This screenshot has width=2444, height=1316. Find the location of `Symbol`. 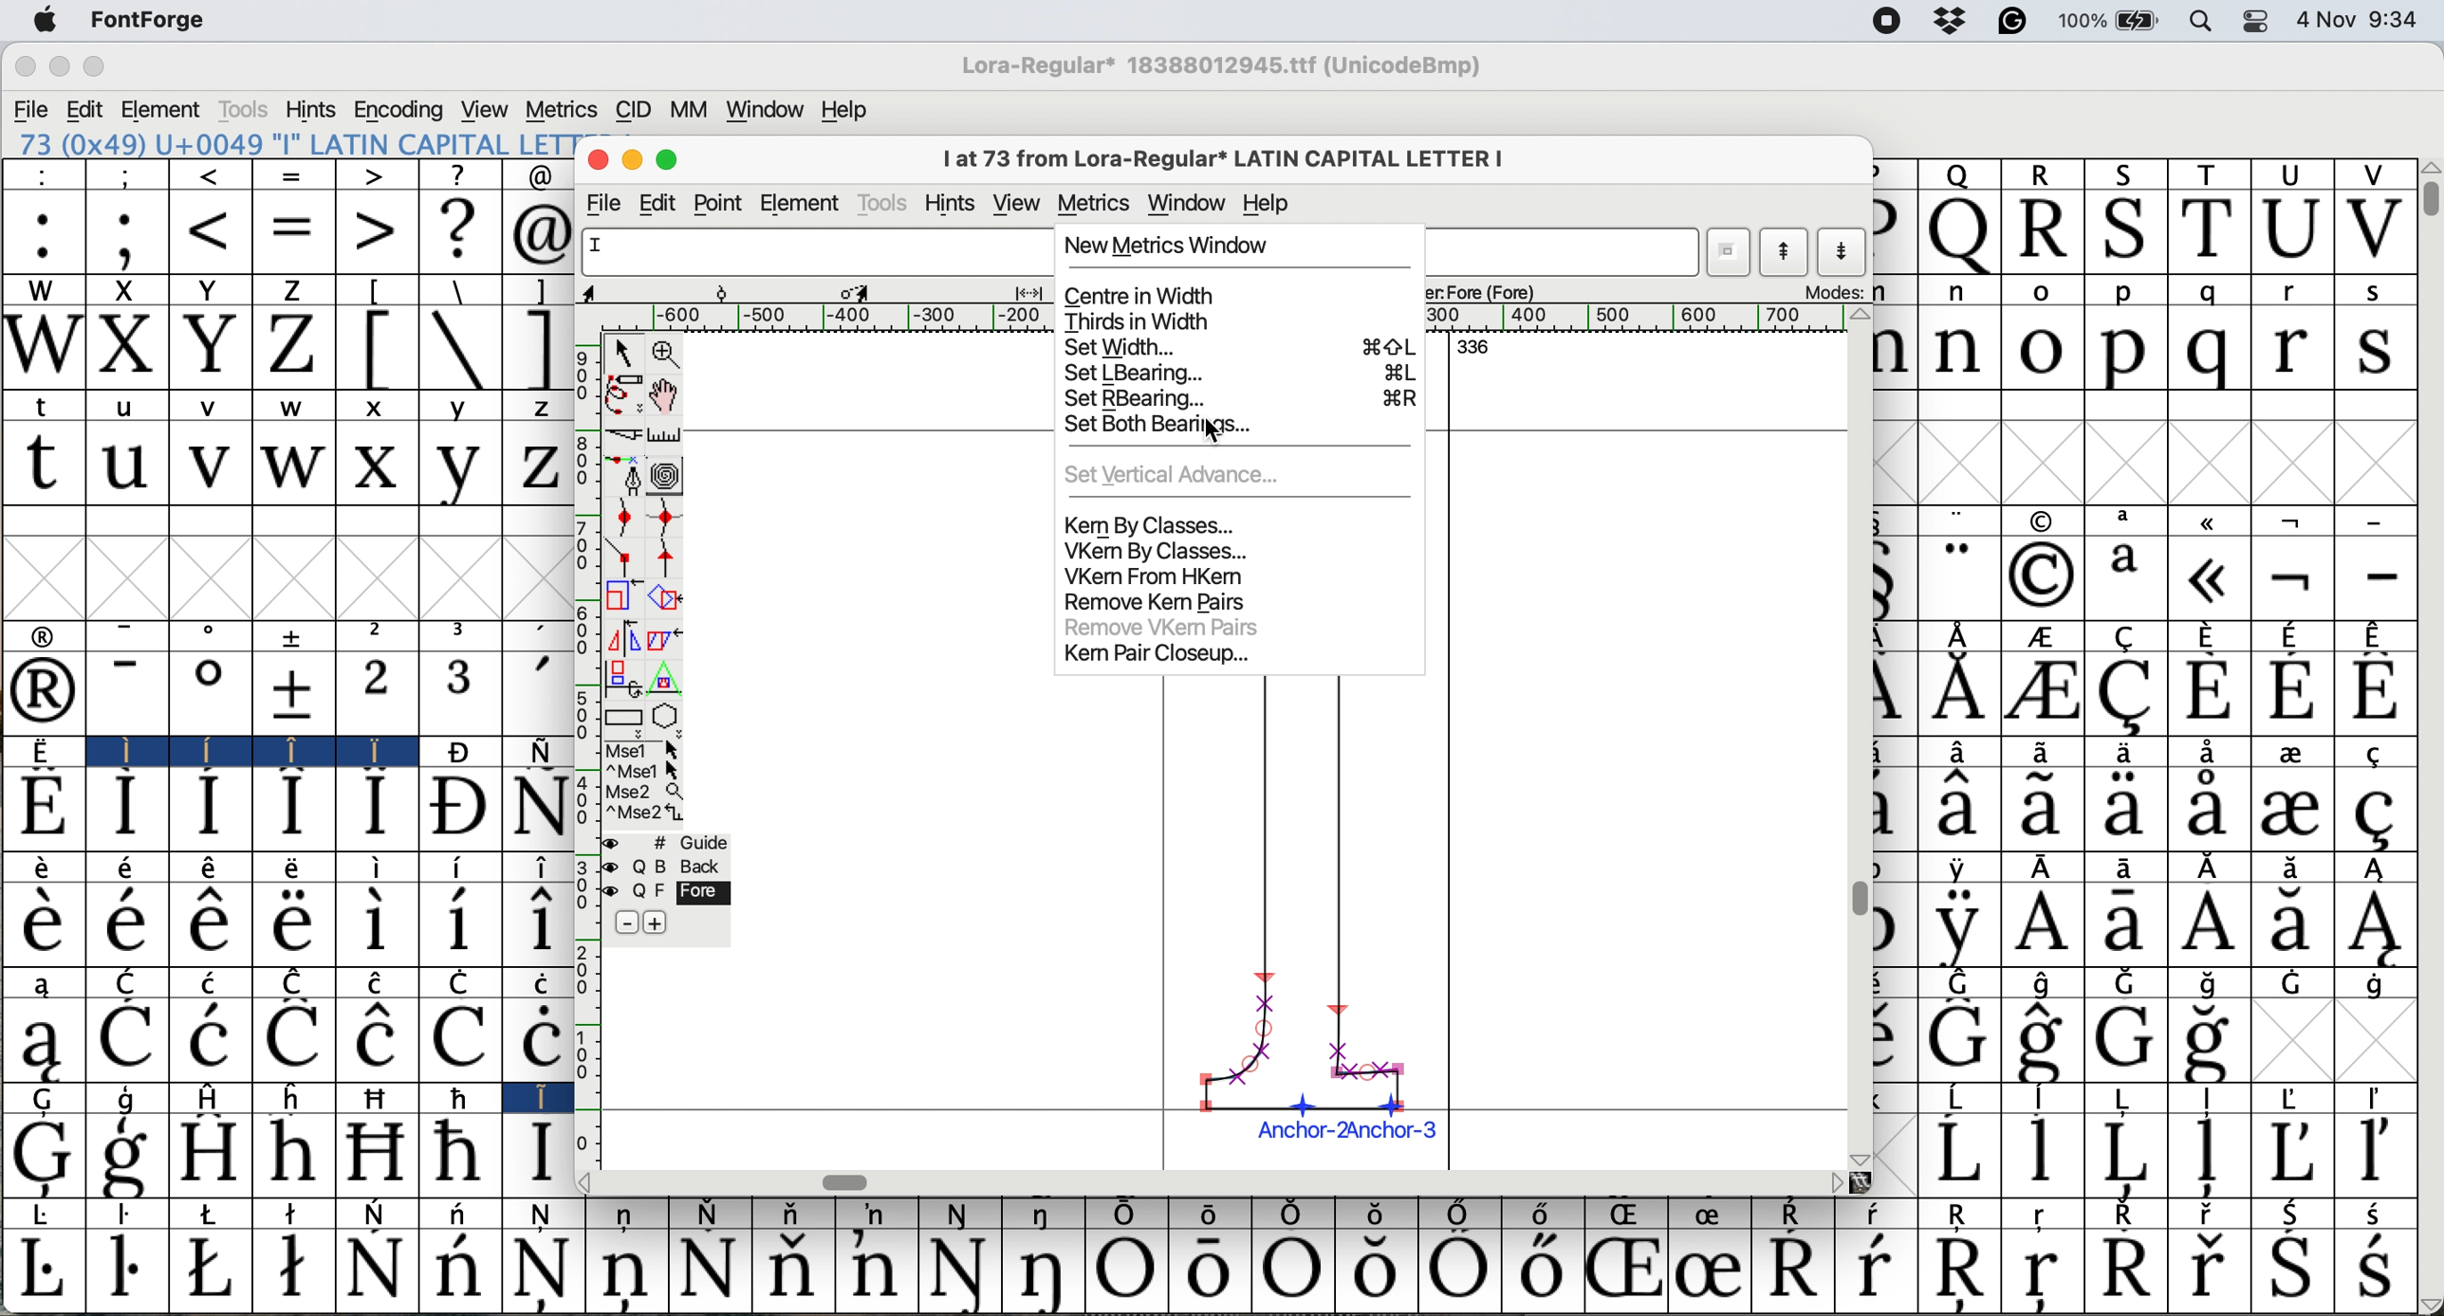

Symbol is located at coordinates (1461, 1212).